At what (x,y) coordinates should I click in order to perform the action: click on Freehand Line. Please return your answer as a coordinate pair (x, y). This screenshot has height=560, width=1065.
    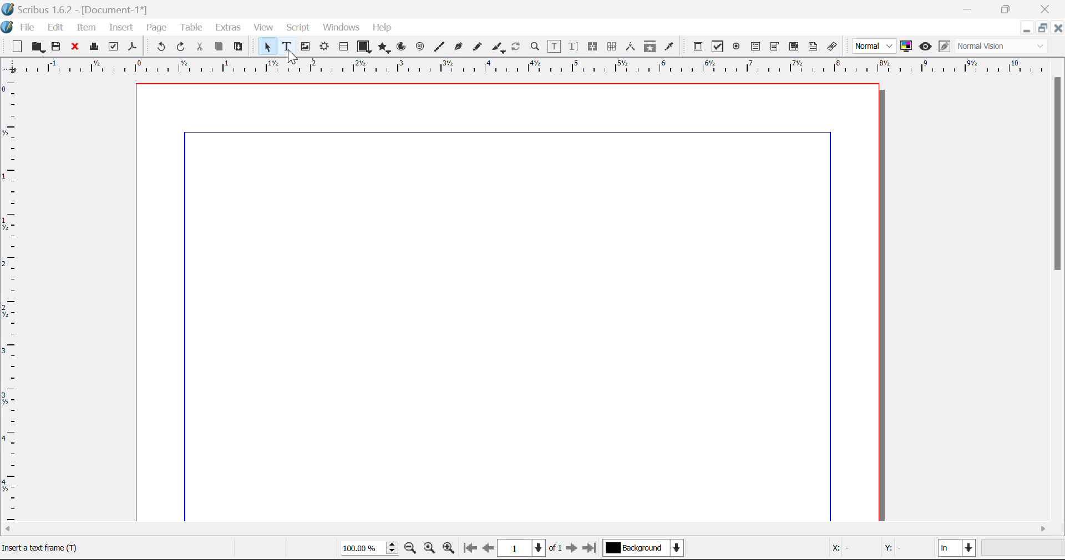
    Looking at the image, I should click on (476, 47).